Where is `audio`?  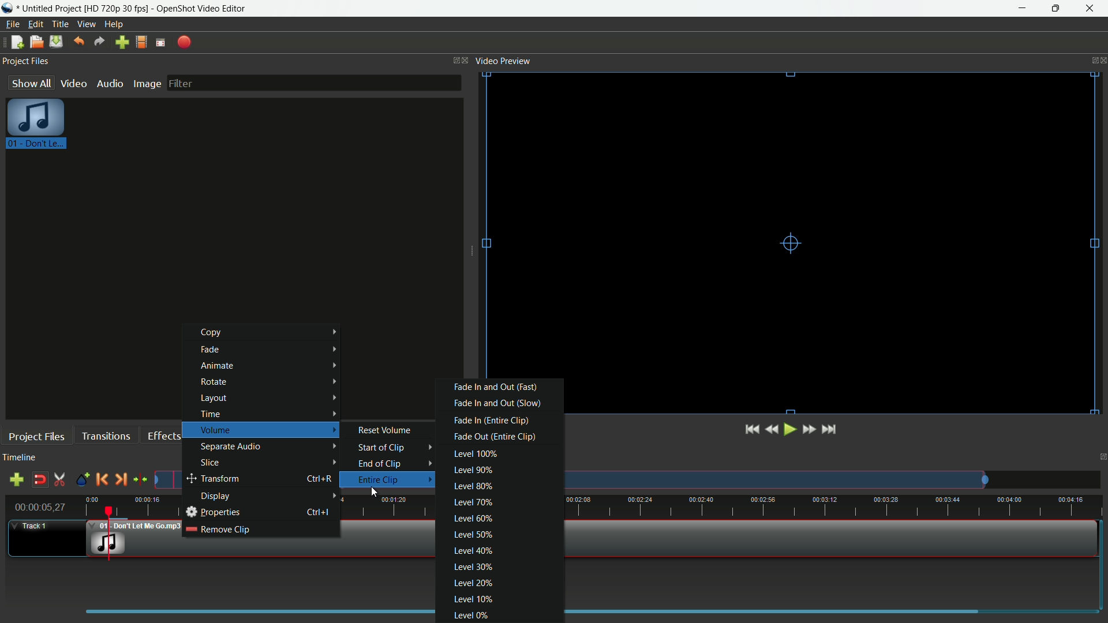
audio is located at coordinates (109, 83).